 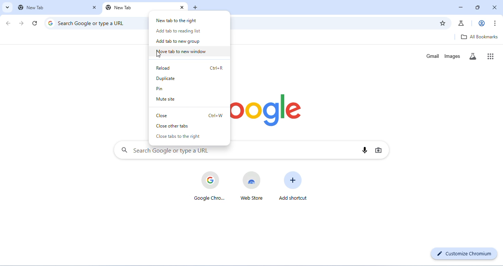 I want to click on google chrome , so click(x=209, y=186).